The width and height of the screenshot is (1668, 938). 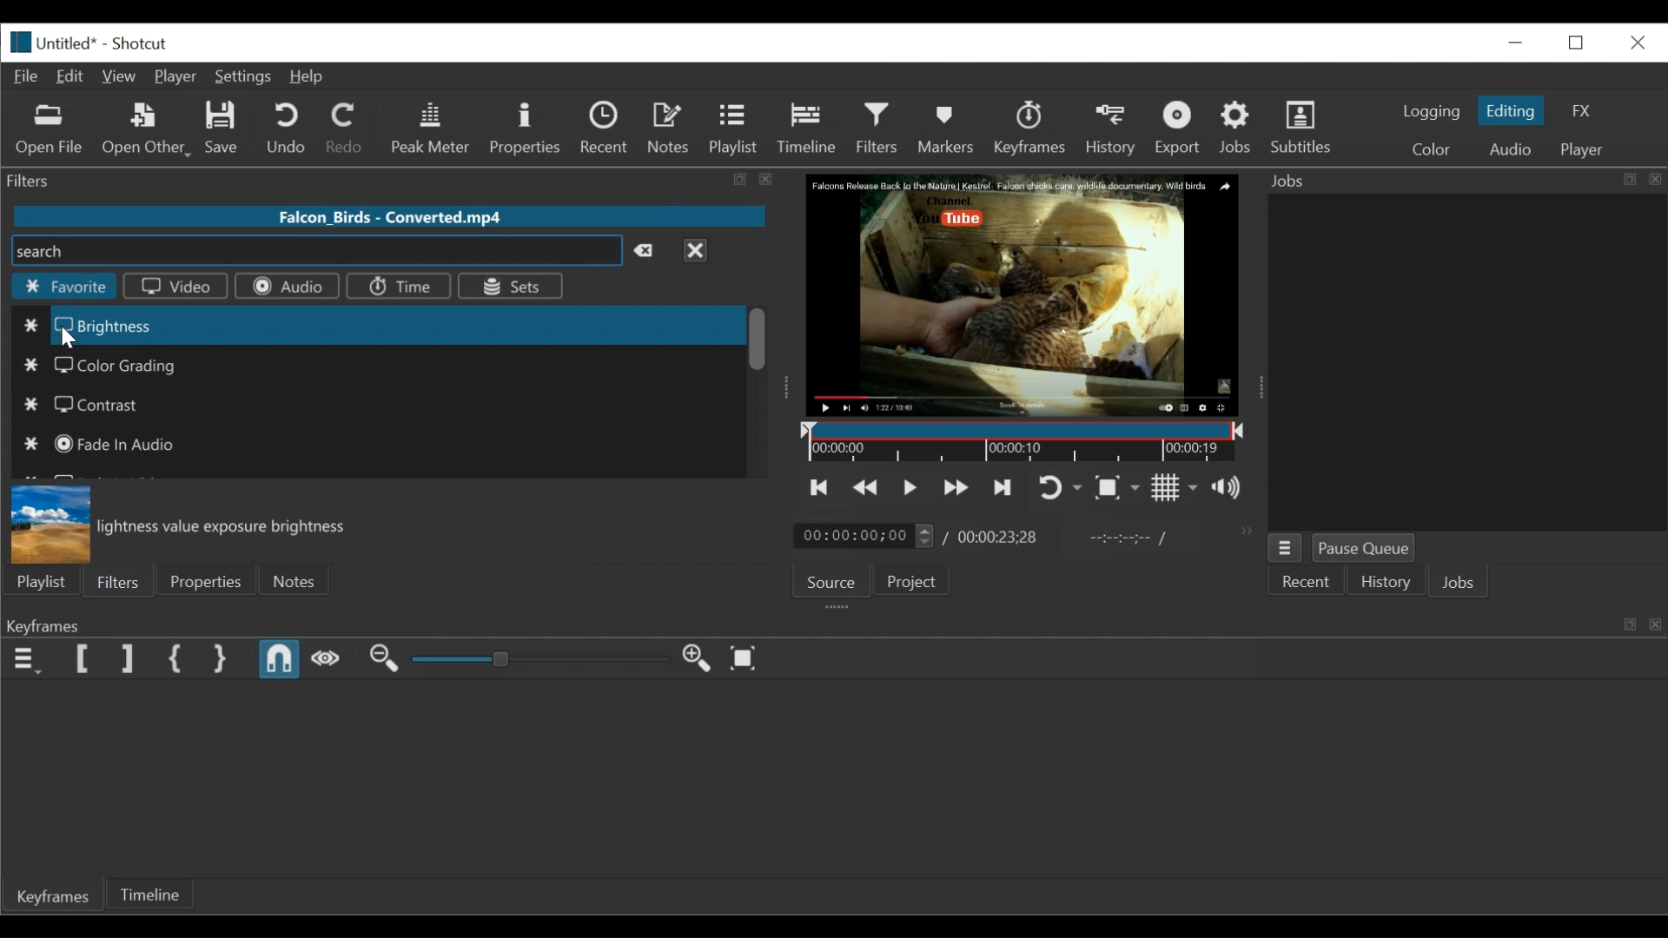 I want to click on Help, so click(x=312, y=76).